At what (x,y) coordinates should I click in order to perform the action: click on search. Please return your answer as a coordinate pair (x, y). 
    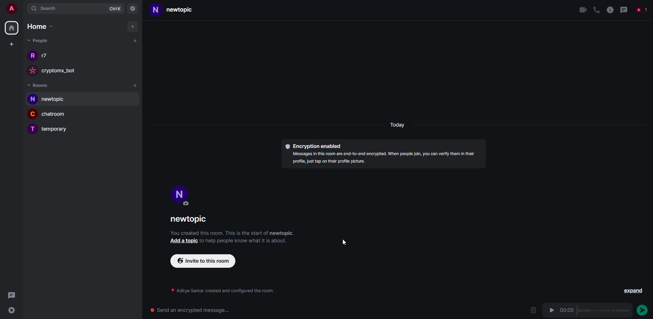
    Looking at the image, I should click on (46, 9).